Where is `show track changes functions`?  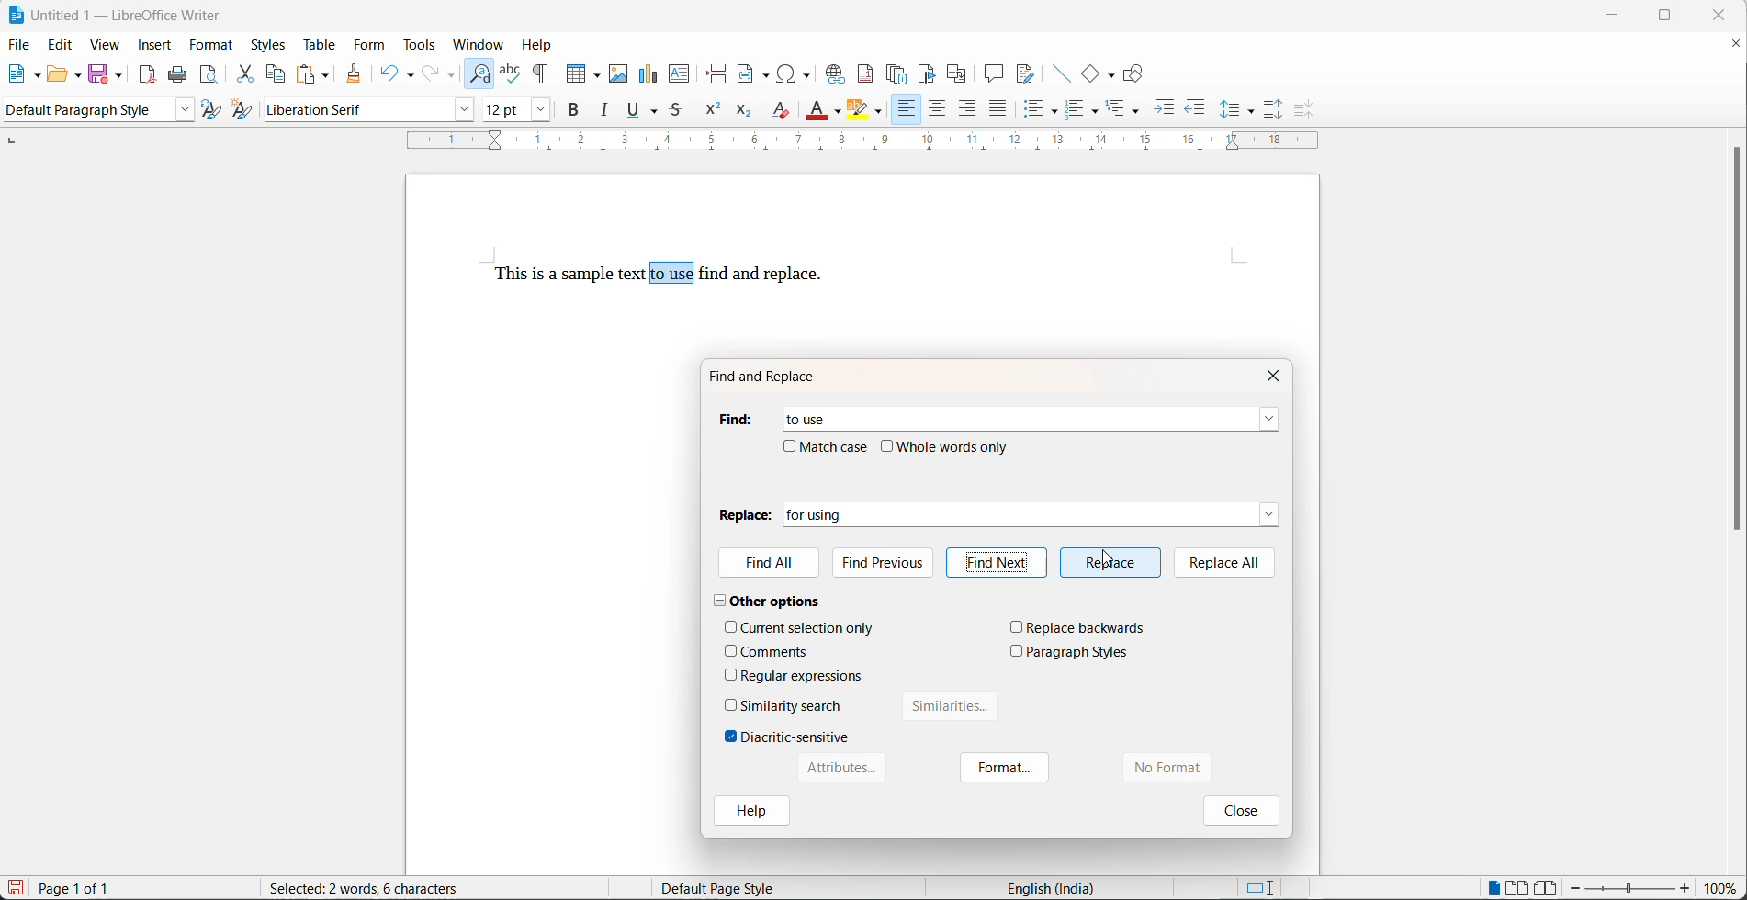
show track changes functions is located at coordinates (1025, 73).